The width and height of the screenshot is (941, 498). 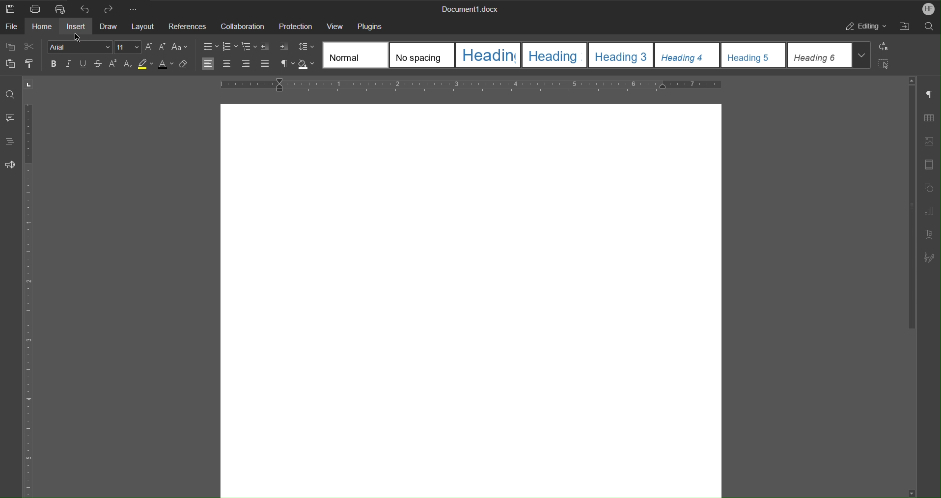 I want to click on Home, so click(x=43, y=27).